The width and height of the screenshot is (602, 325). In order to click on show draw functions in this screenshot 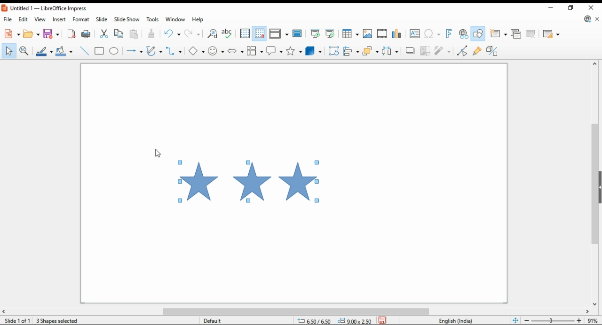, I will do `click(477, 33)`.